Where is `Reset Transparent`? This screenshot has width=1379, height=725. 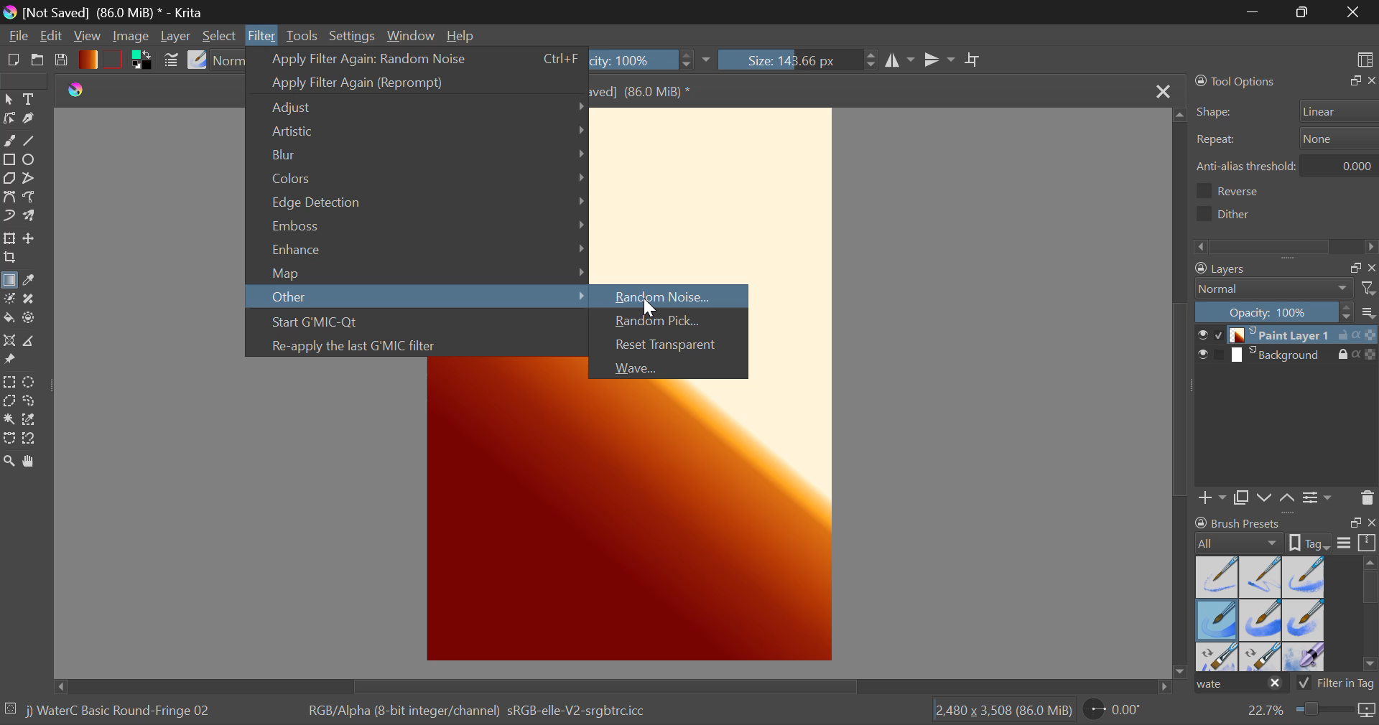
Reset Transparent is located at coordinates (672, 347).